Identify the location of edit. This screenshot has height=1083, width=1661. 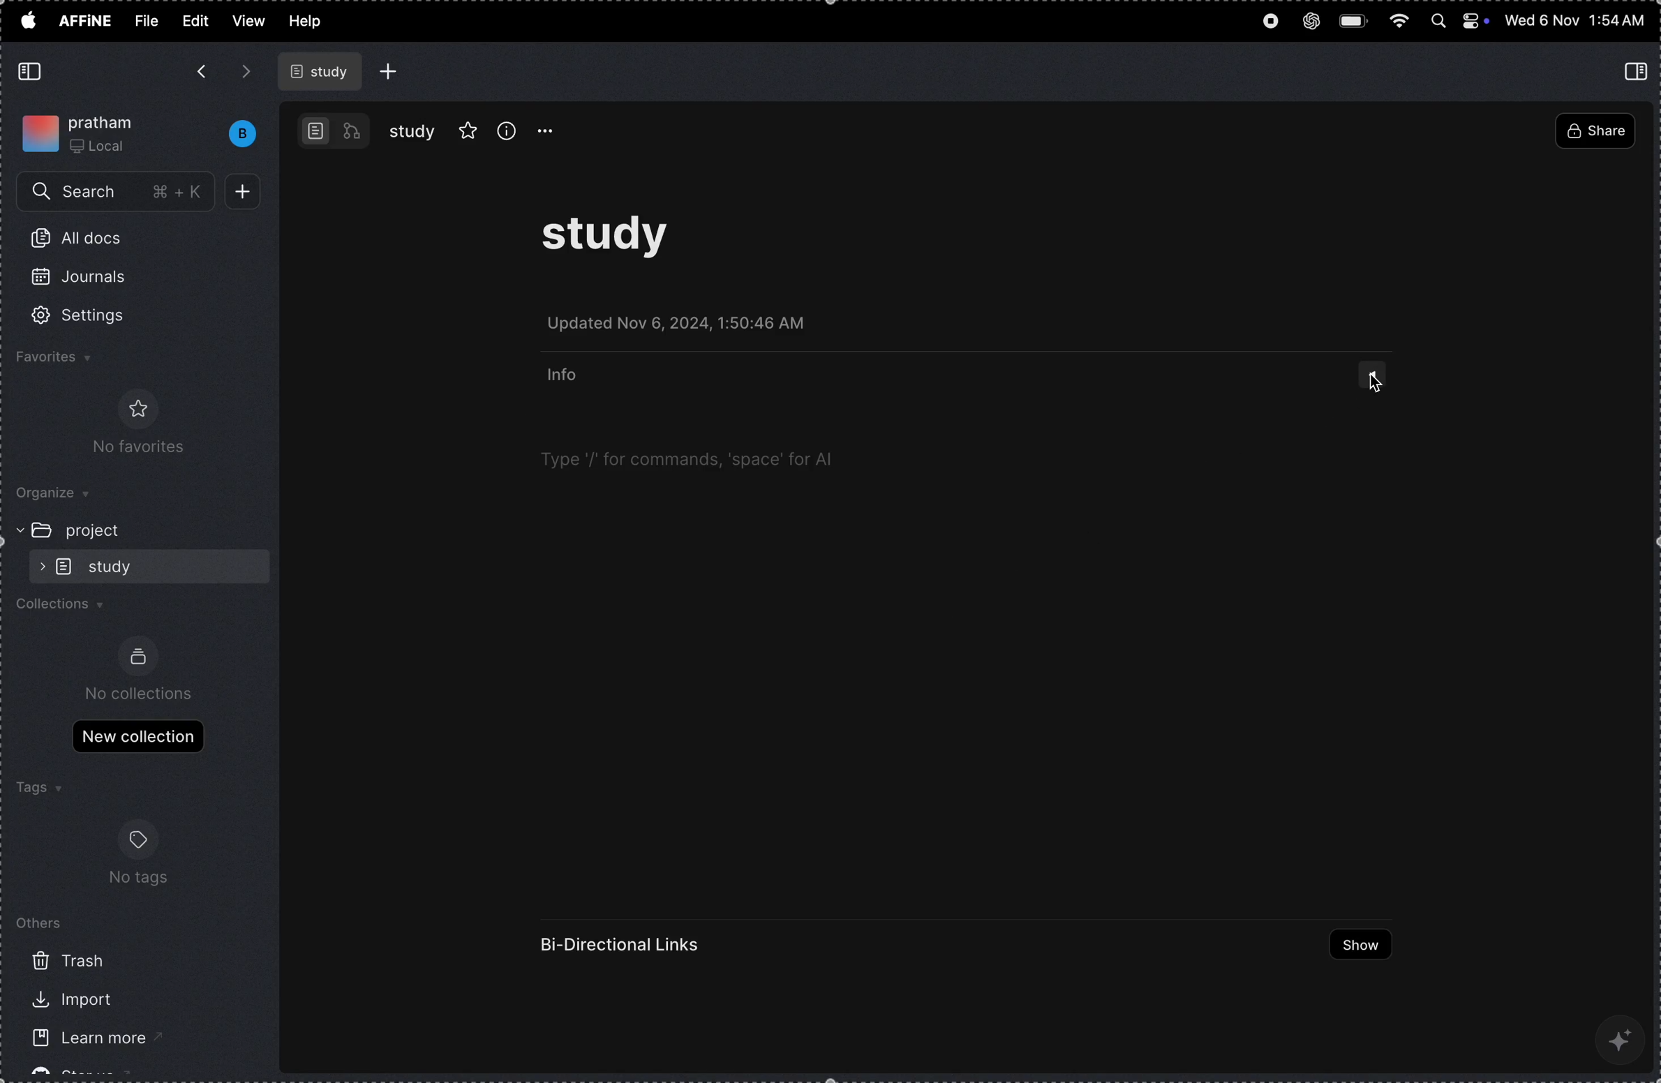
(193, 20).